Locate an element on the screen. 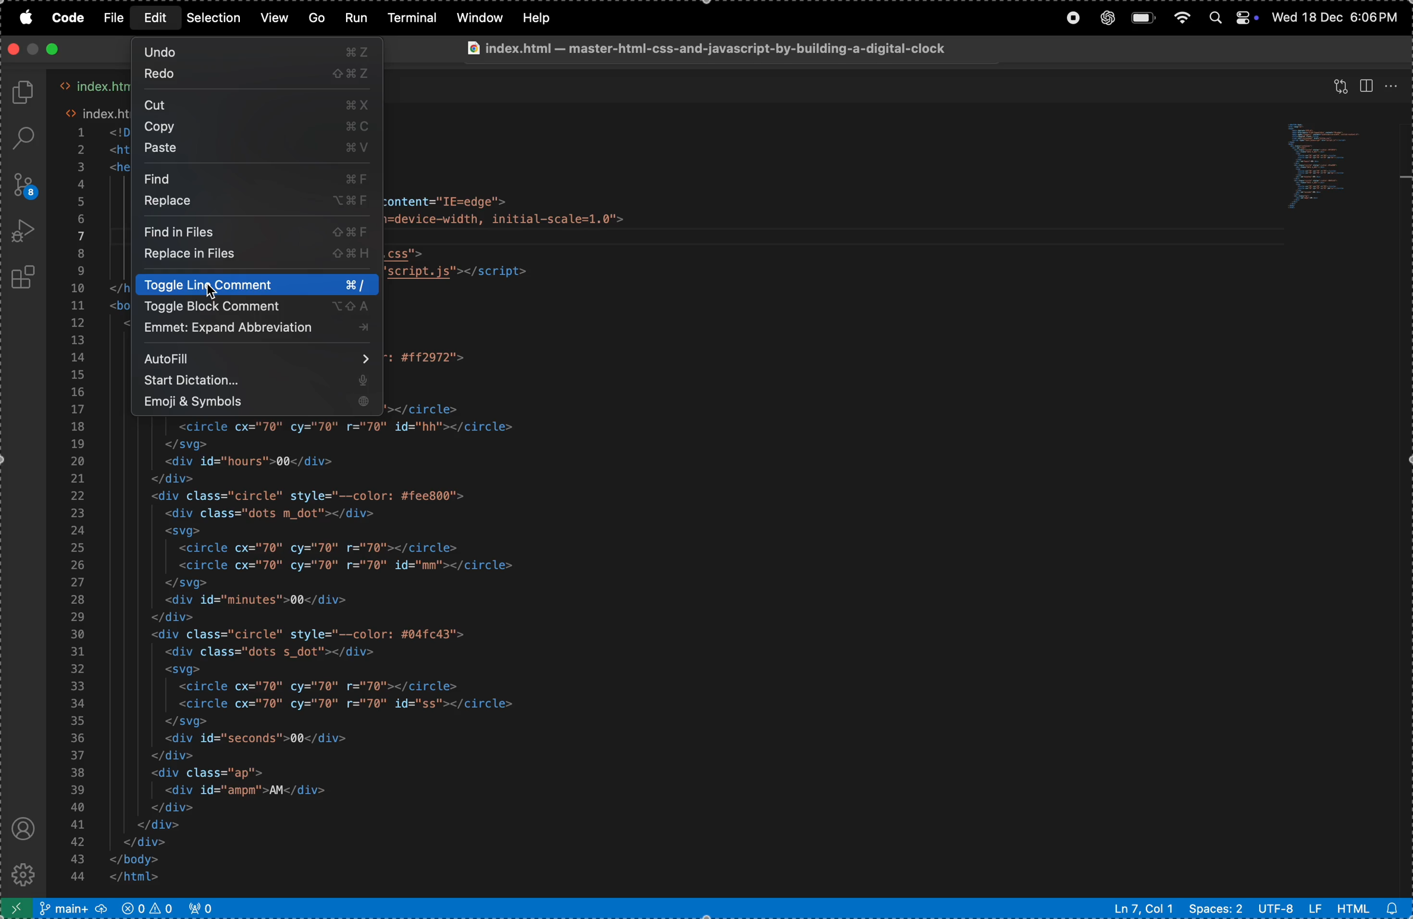 This screenshot has height=919, width=1413. selection is located at coordinates (214, 17).